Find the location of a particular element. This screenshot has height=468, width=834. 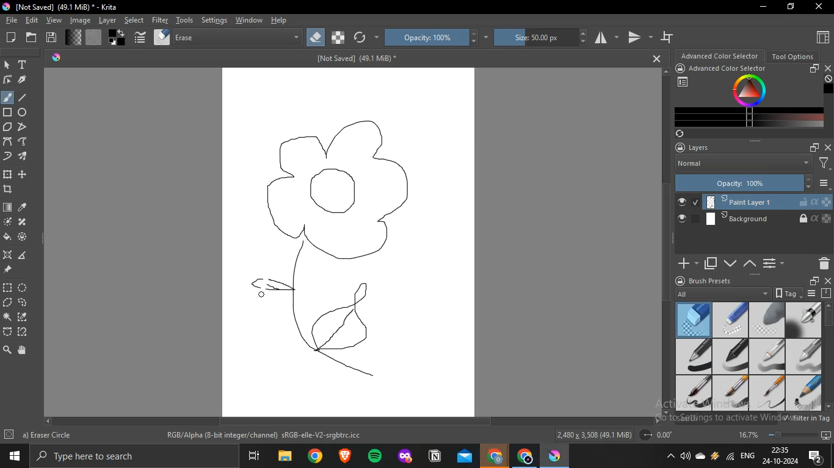

Filters is located at coordinates (825, 164).